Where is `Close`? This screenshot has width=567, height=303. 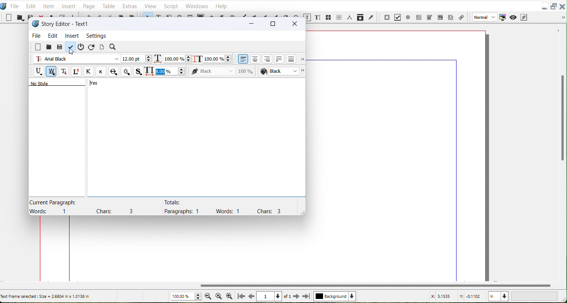
Close is located at coordinates (296, 23).